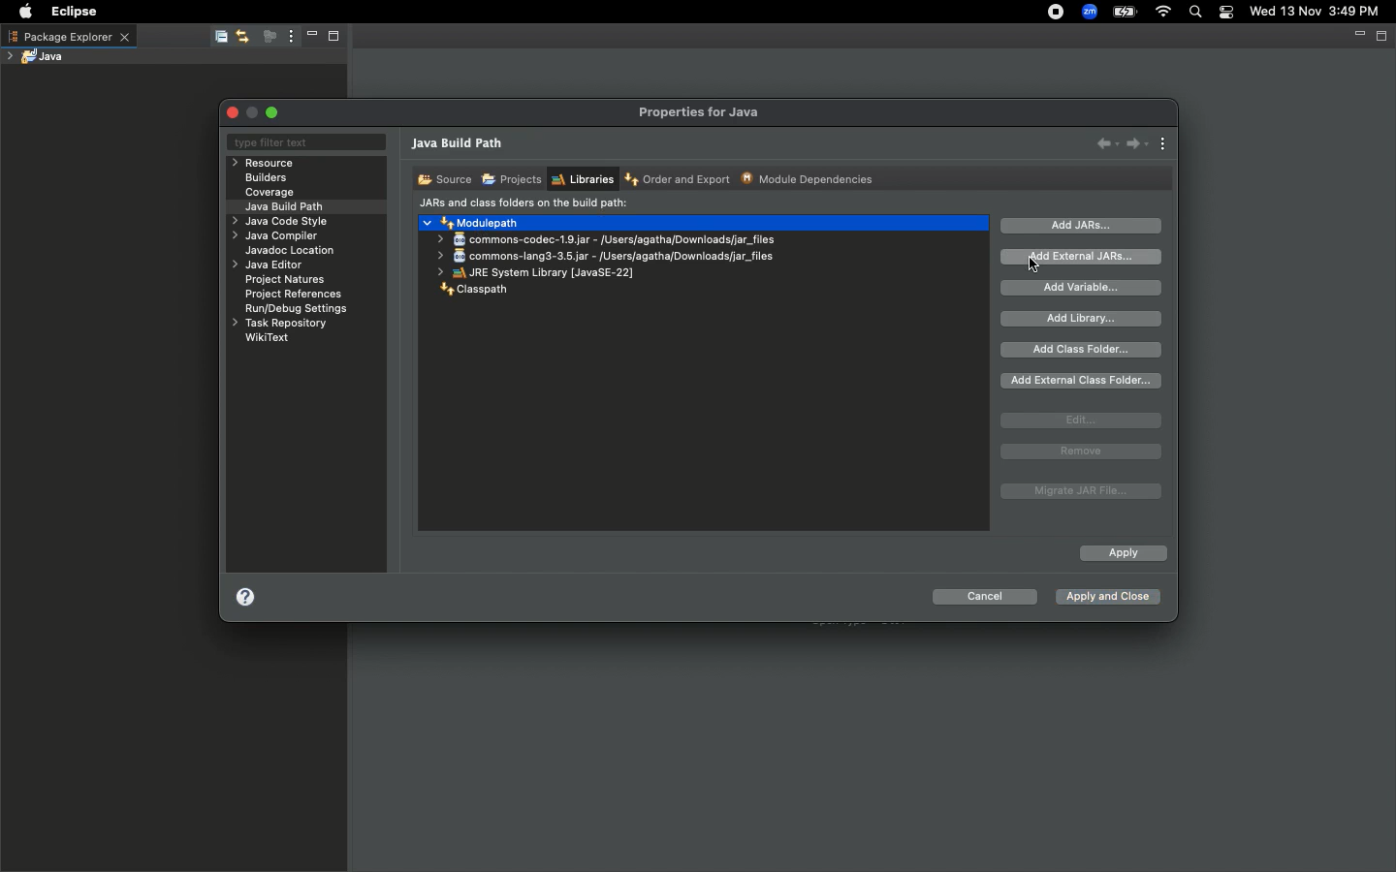  What do you see at coordinates (289, 282) in the screenshot?
I see `Project natures` at bounding box center [289, 282].